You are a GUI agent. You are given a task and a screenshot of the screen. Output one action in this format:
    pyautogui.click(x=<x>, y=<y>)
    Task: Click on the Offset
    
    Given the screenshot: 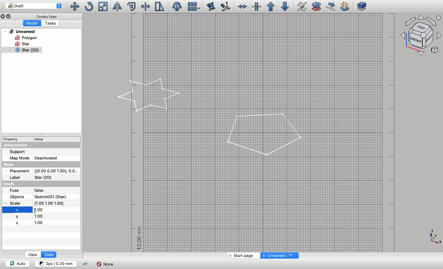 What is the action you would take?
    pyautogui.click(x=131, y=6)
    